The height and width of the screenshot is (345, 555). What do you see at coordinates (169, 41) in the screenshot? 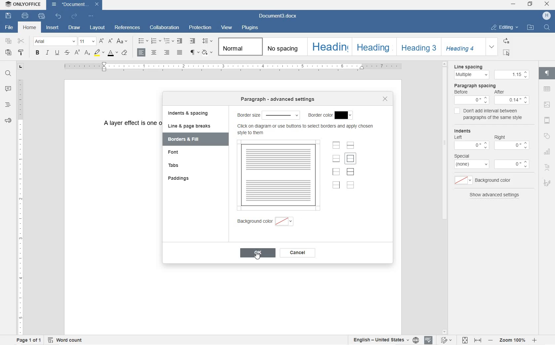
I see `MULTILEVEL LISTS` at bounding box center [169, 41].